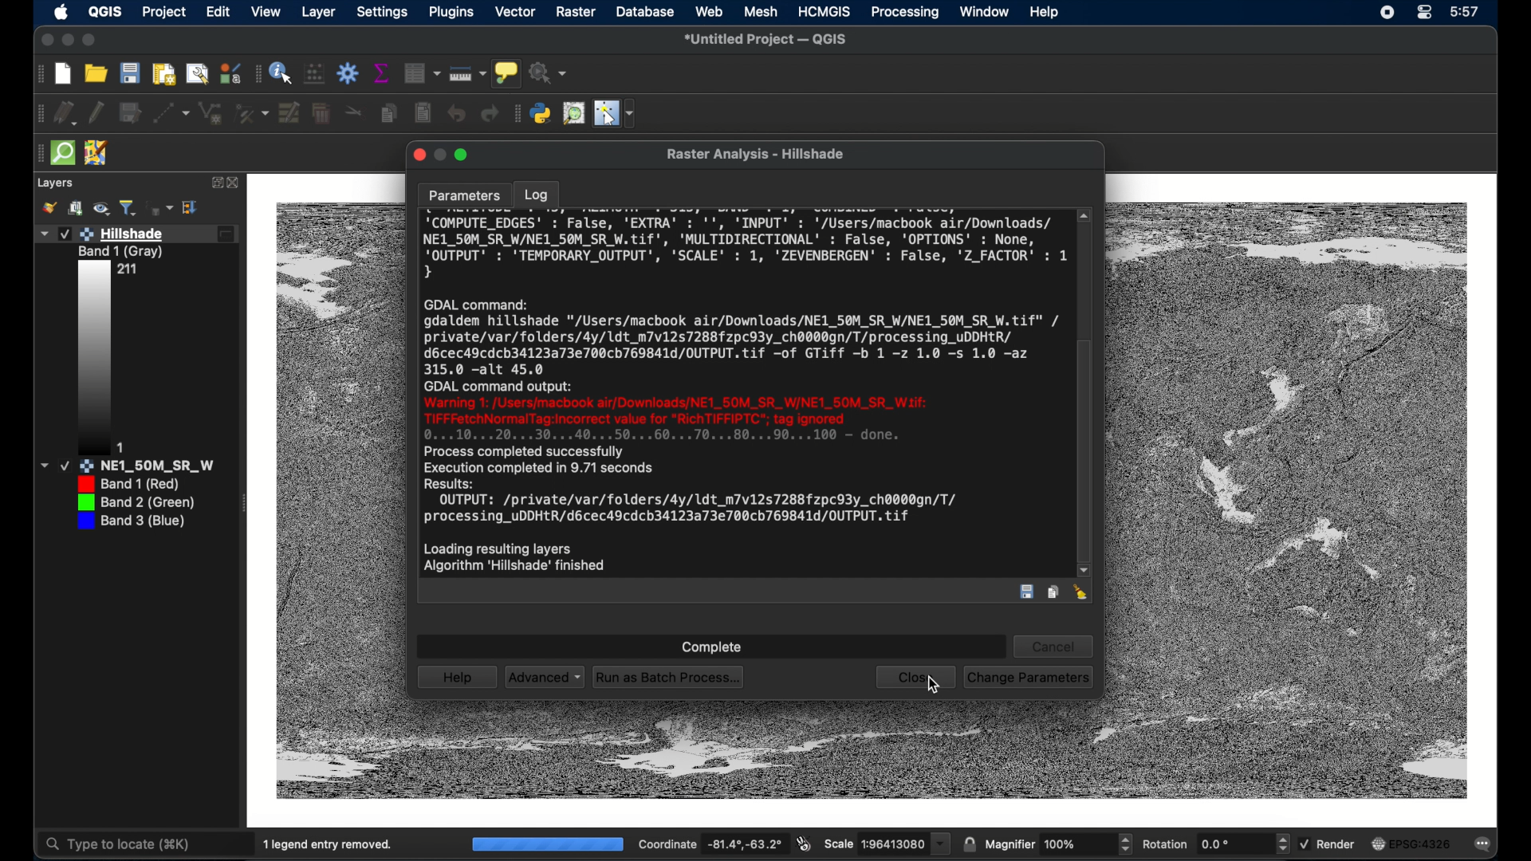 This screenshot has width=1531, height=861. What do you see at coordinates (38, 113) in the screenshot?
I see `drag handle` at bounding box center [38, 113].